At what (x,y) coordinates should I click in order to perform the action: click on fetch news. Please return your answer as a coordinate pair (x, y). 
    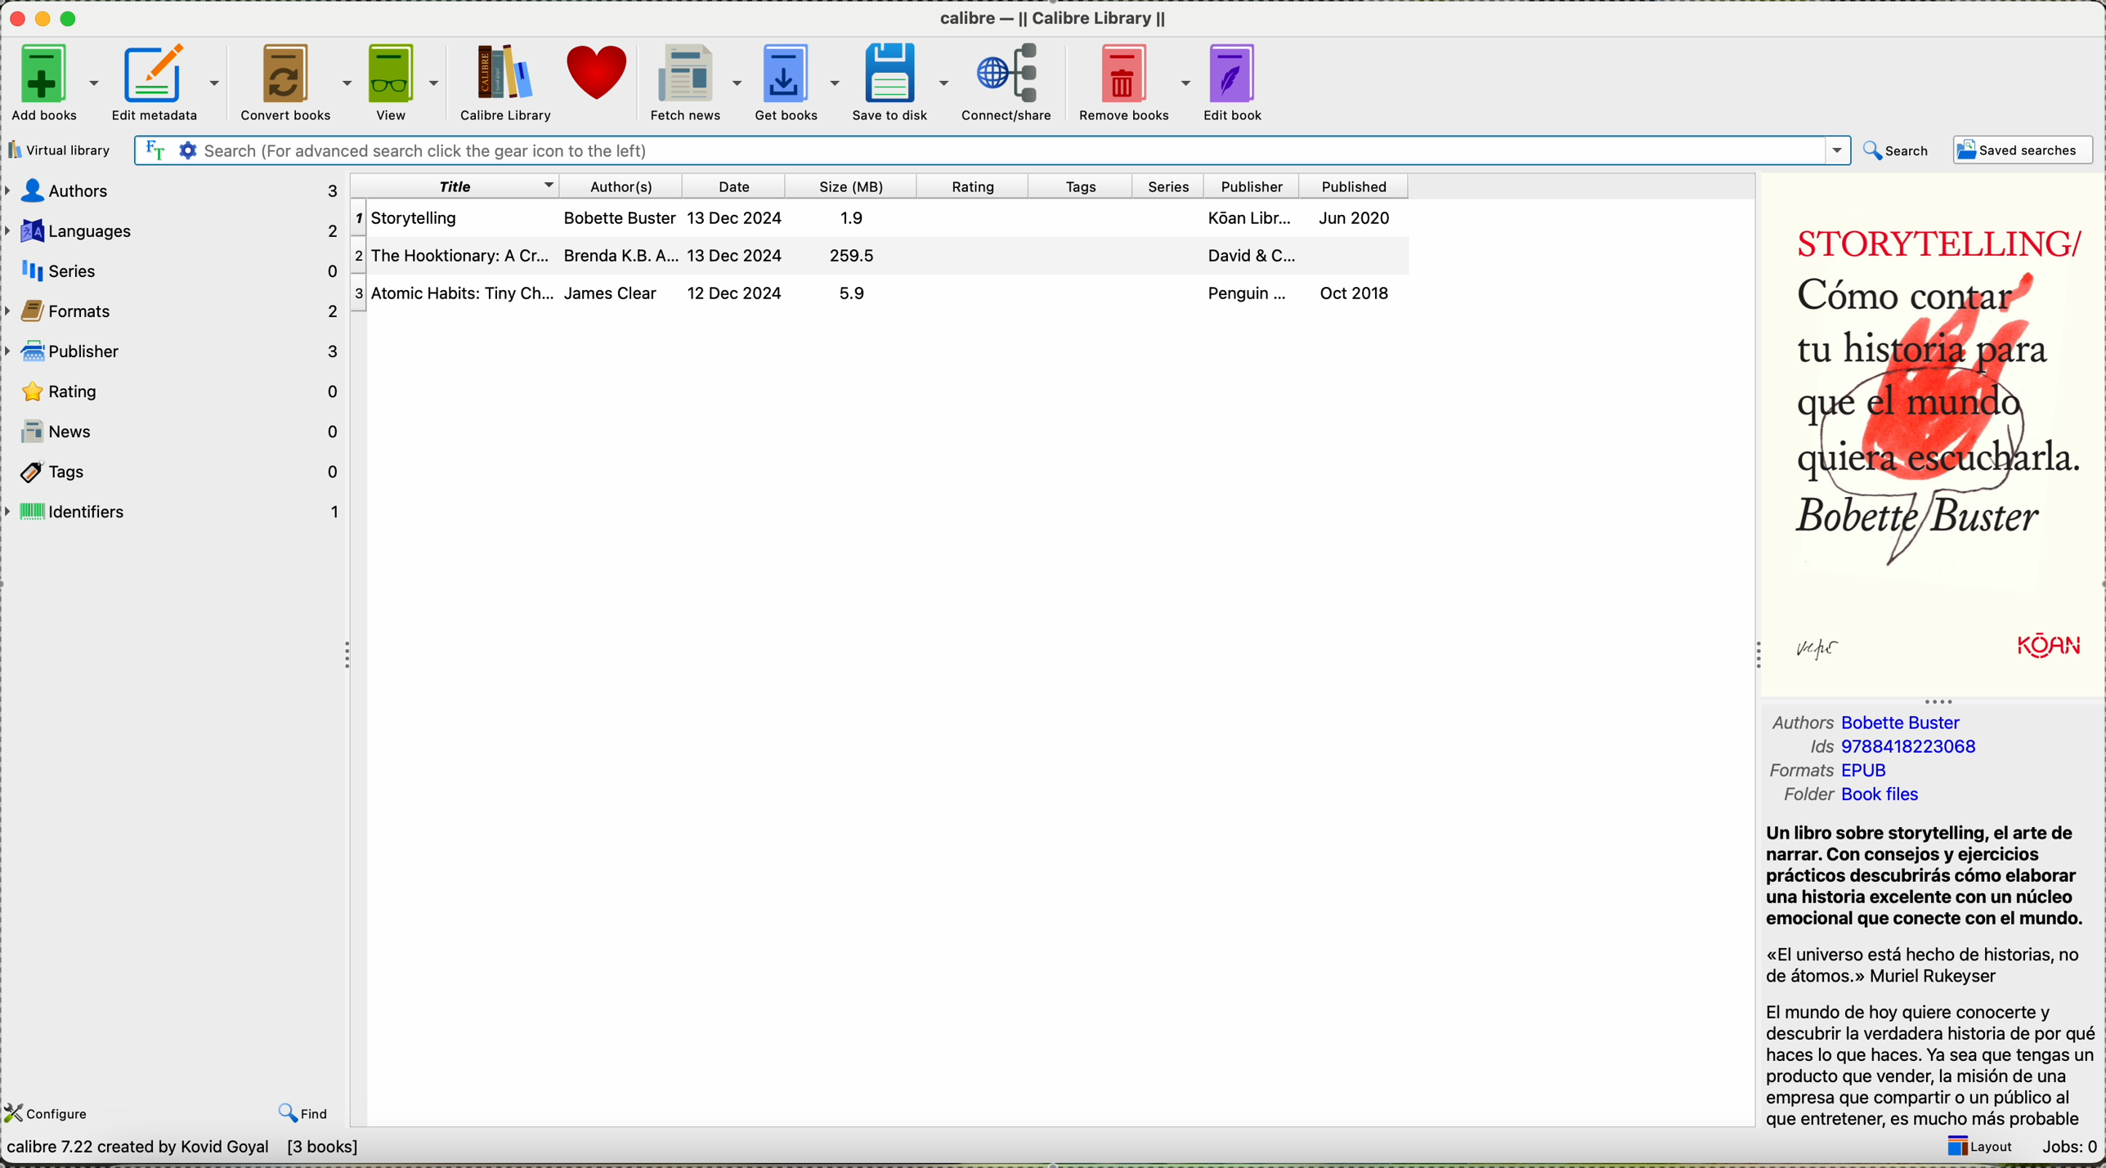
    Looking at the image, I should click on (693, 82).